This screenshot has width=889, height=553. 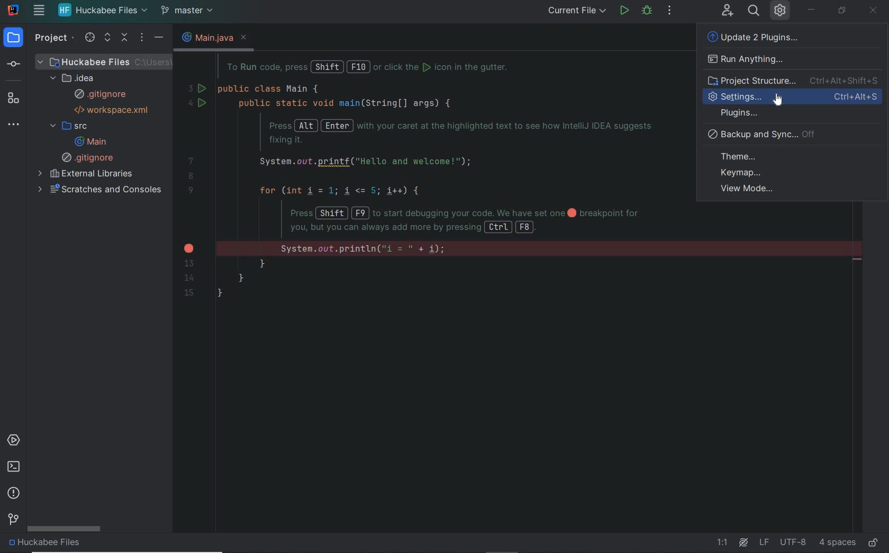 What do you see at coordinates (17, 98) in the screenshot?
I see `structure` at bounding box center [17, 98].